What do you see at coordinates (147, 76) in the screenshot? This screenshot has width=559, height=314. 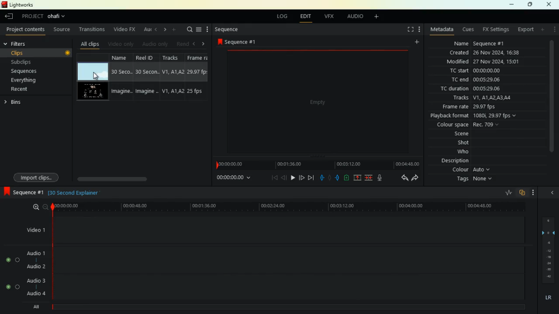 I see `reel id` at bounding box center [147, 76].